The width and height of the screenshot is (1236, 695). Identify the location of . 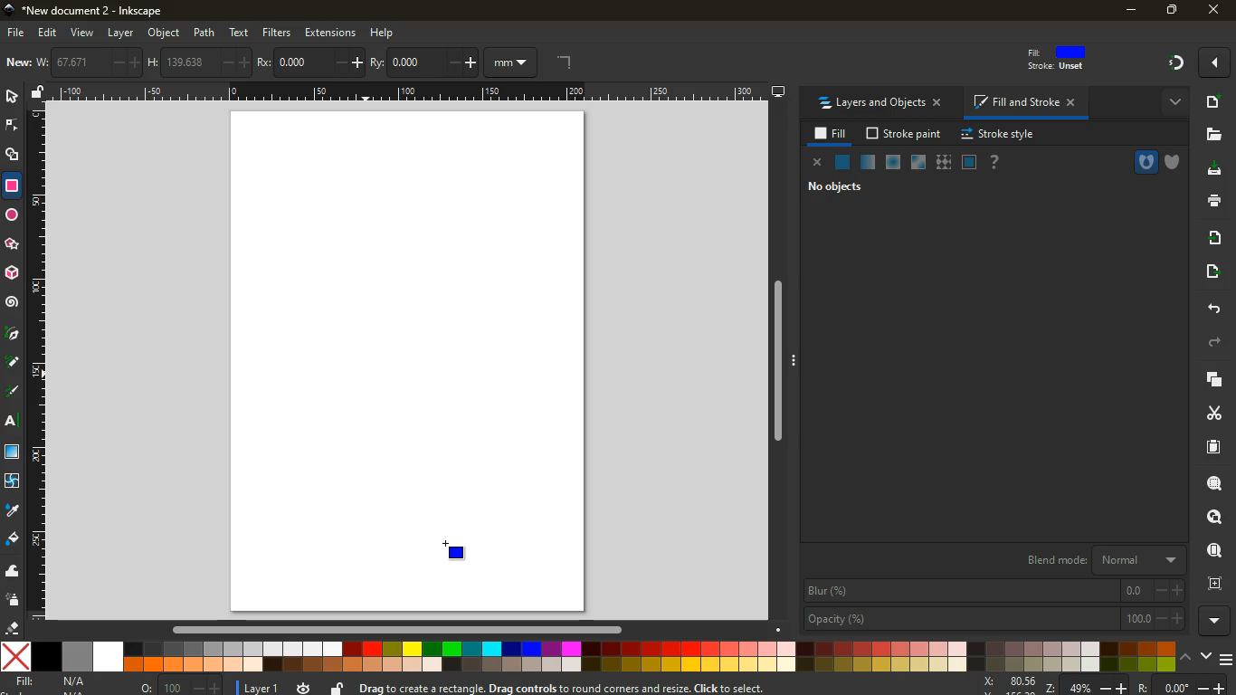
(1211, 64).